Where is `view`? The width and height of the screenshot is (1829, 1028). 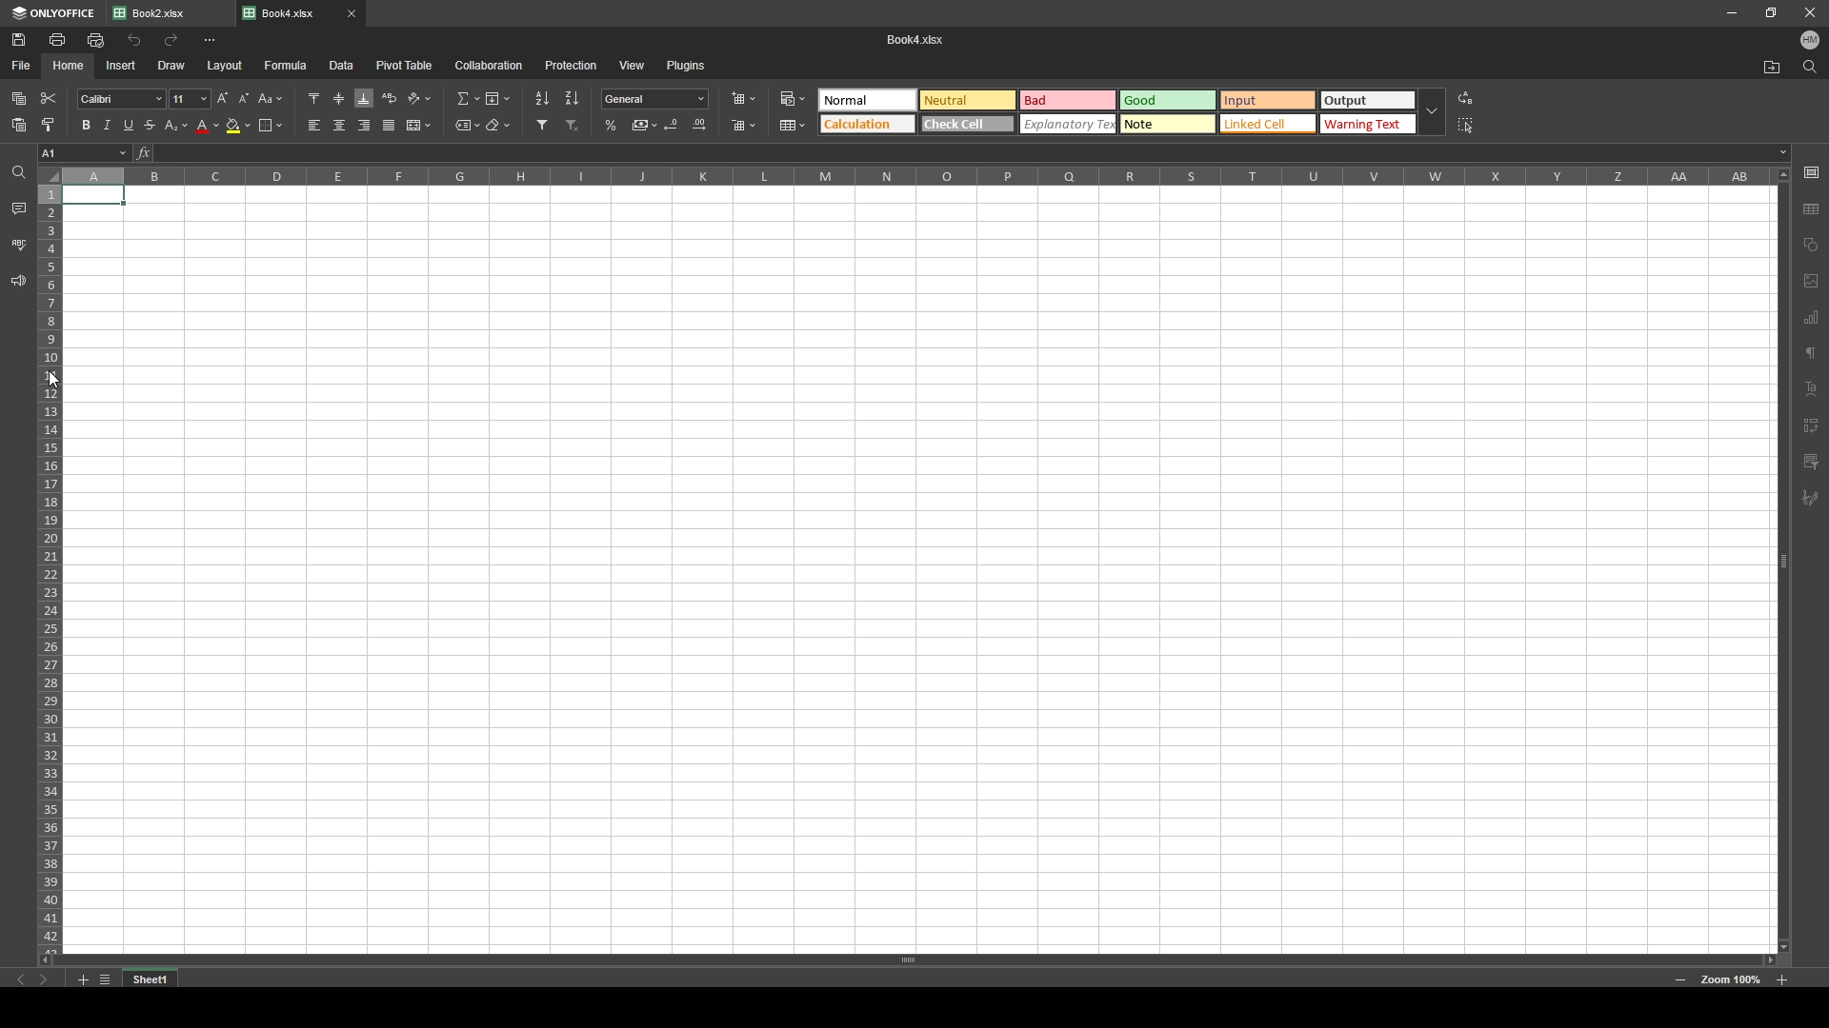
view is located at coordinates (632, 65).